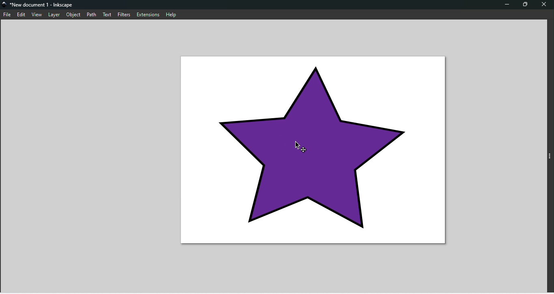  I want to click on *New document 1 - Inkscape, so click(43, 5).